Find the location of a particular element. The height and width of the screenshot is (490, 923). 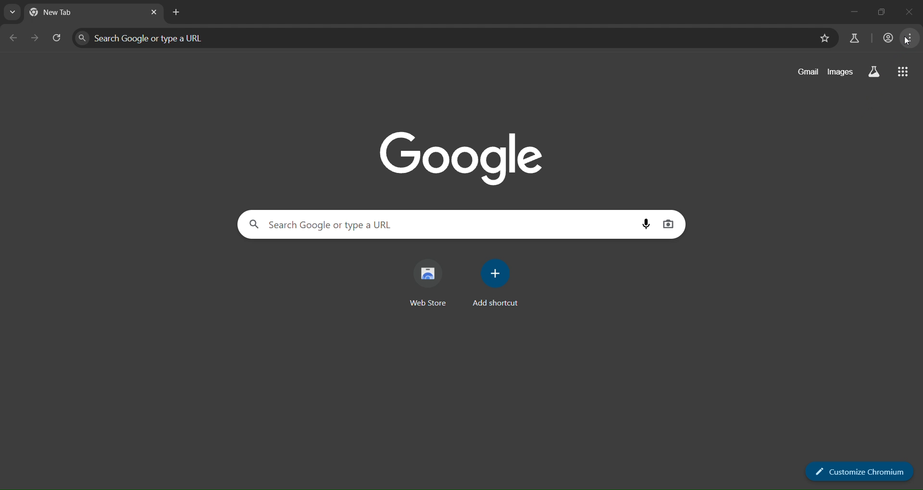

go back one page is located at coordinates (15, 37).